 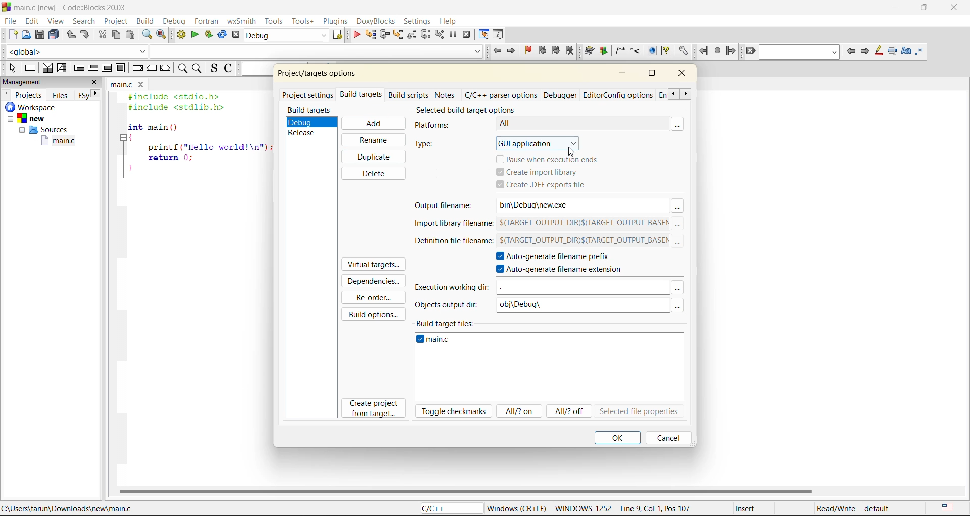 What do you see at coordinates (84, 21) in the screenshot?
I see `search` at bounding box center [84, 21].